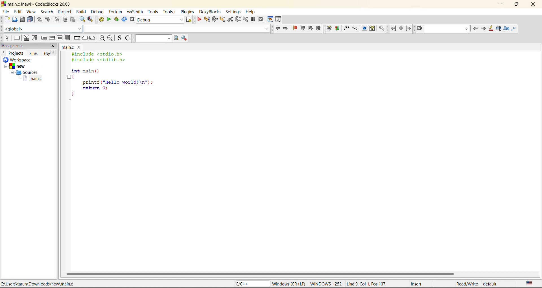 This screenshot has height=288, width=542. I want to click on debug, so click(99, 12).